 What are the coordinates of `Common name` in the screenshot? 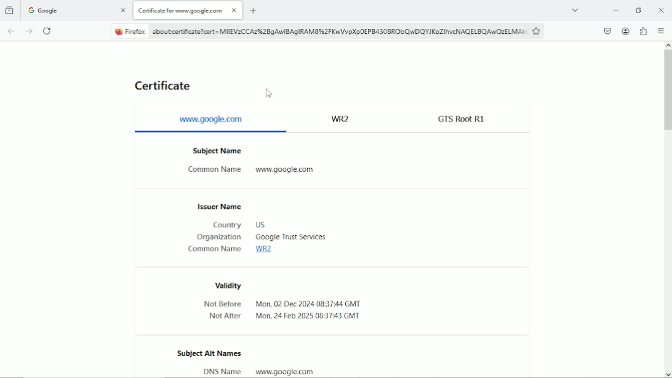 It's located at (212, 171).